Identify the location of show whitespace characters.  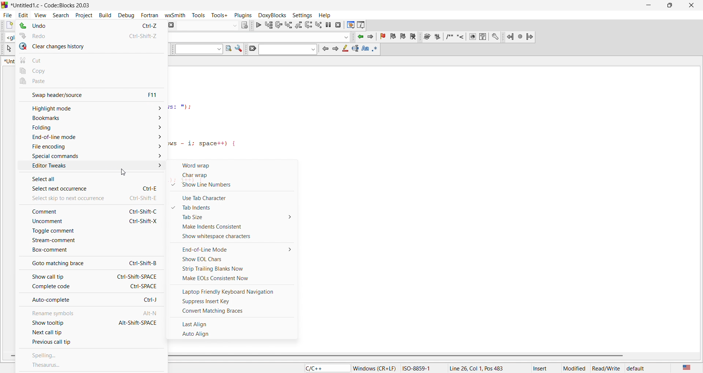
(236, 238).